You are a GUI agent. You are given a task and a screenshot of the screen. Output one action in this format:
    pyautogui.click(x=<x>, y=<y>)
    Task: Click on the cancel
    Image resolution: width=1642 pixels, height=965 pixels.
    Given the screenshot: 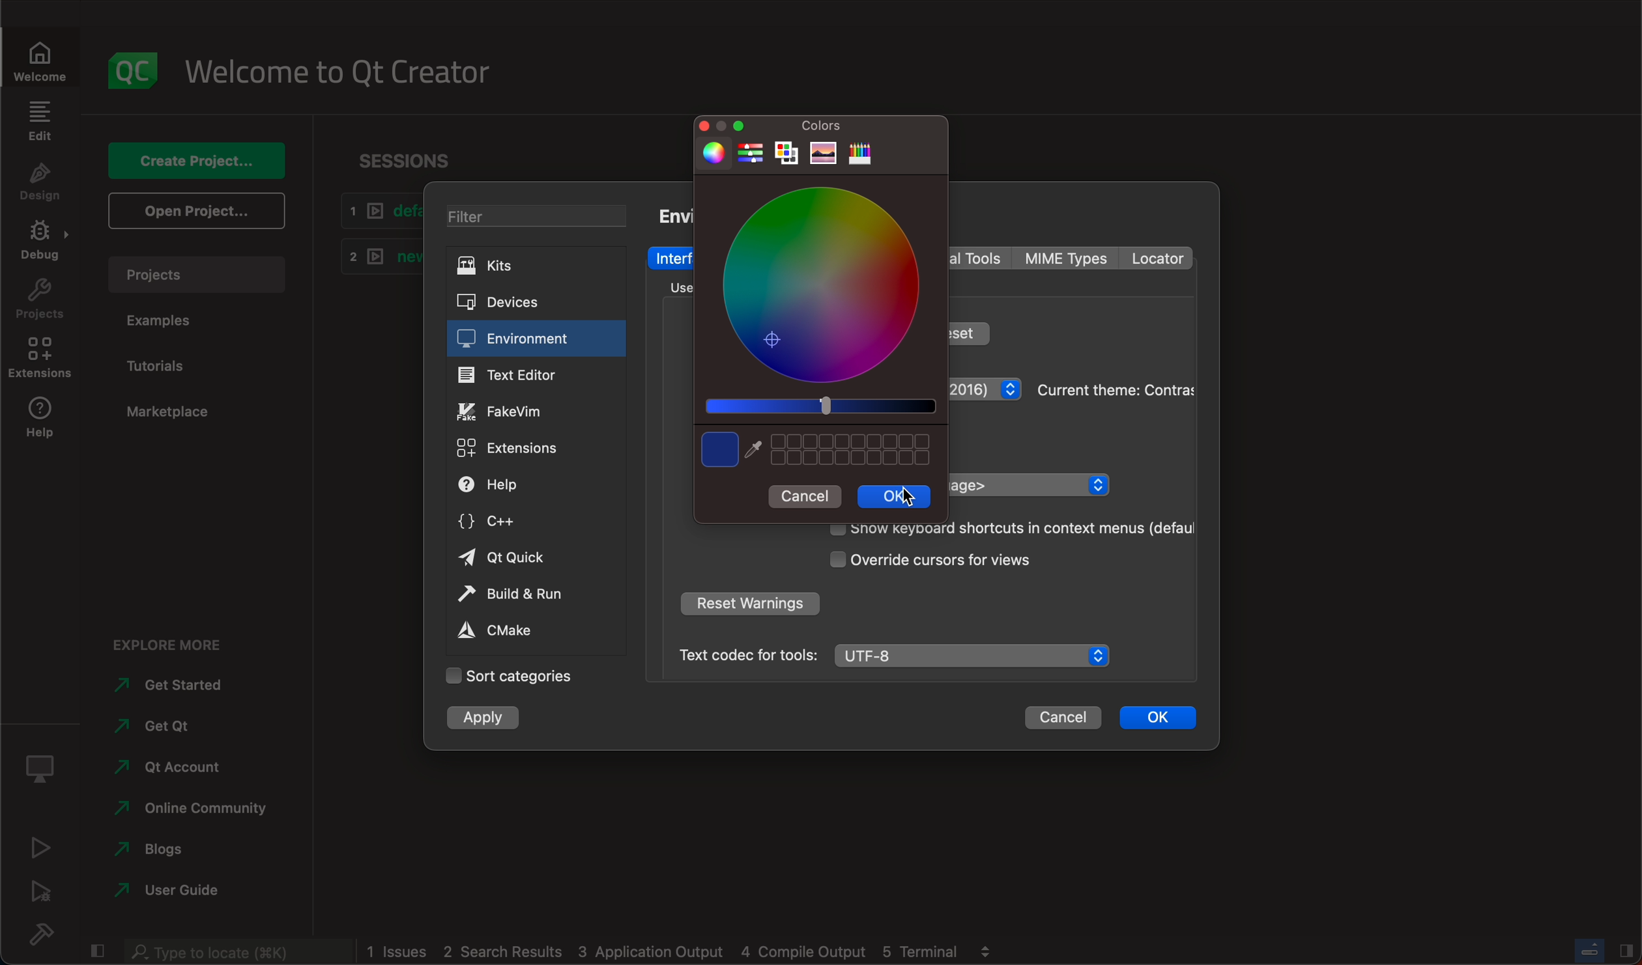 What is the action you would take?
    pyautogui.click(x=805, y=496)
    